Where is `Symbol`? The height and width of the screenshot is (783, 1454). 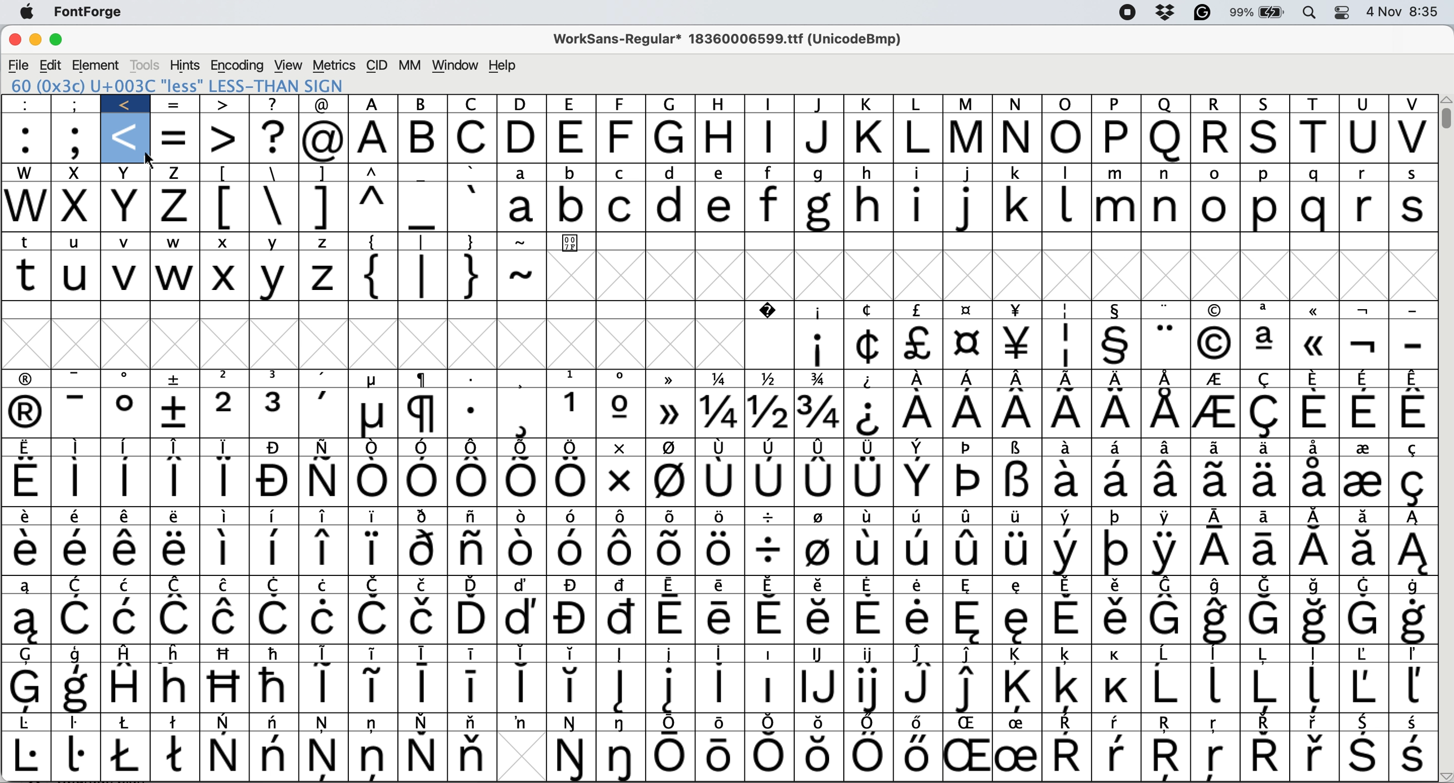
Symbol is located at coordinates (473, 549).